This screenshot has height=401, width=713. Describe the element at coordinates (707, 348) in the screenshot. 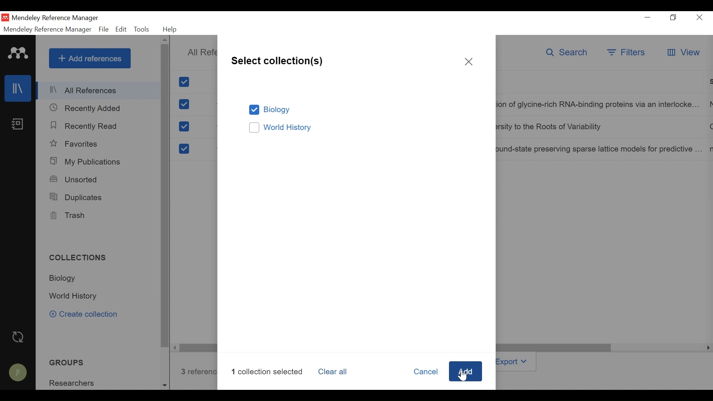

I see `Scroll Right` at that location.